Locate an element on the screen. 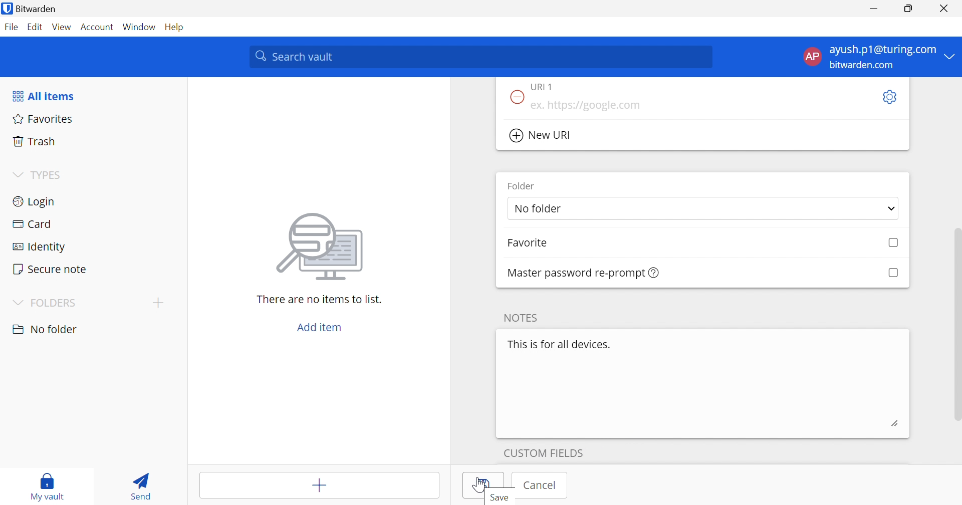 The image size is (962, 505). ayush.p1@turing.com is located at coordinates (883, 50).